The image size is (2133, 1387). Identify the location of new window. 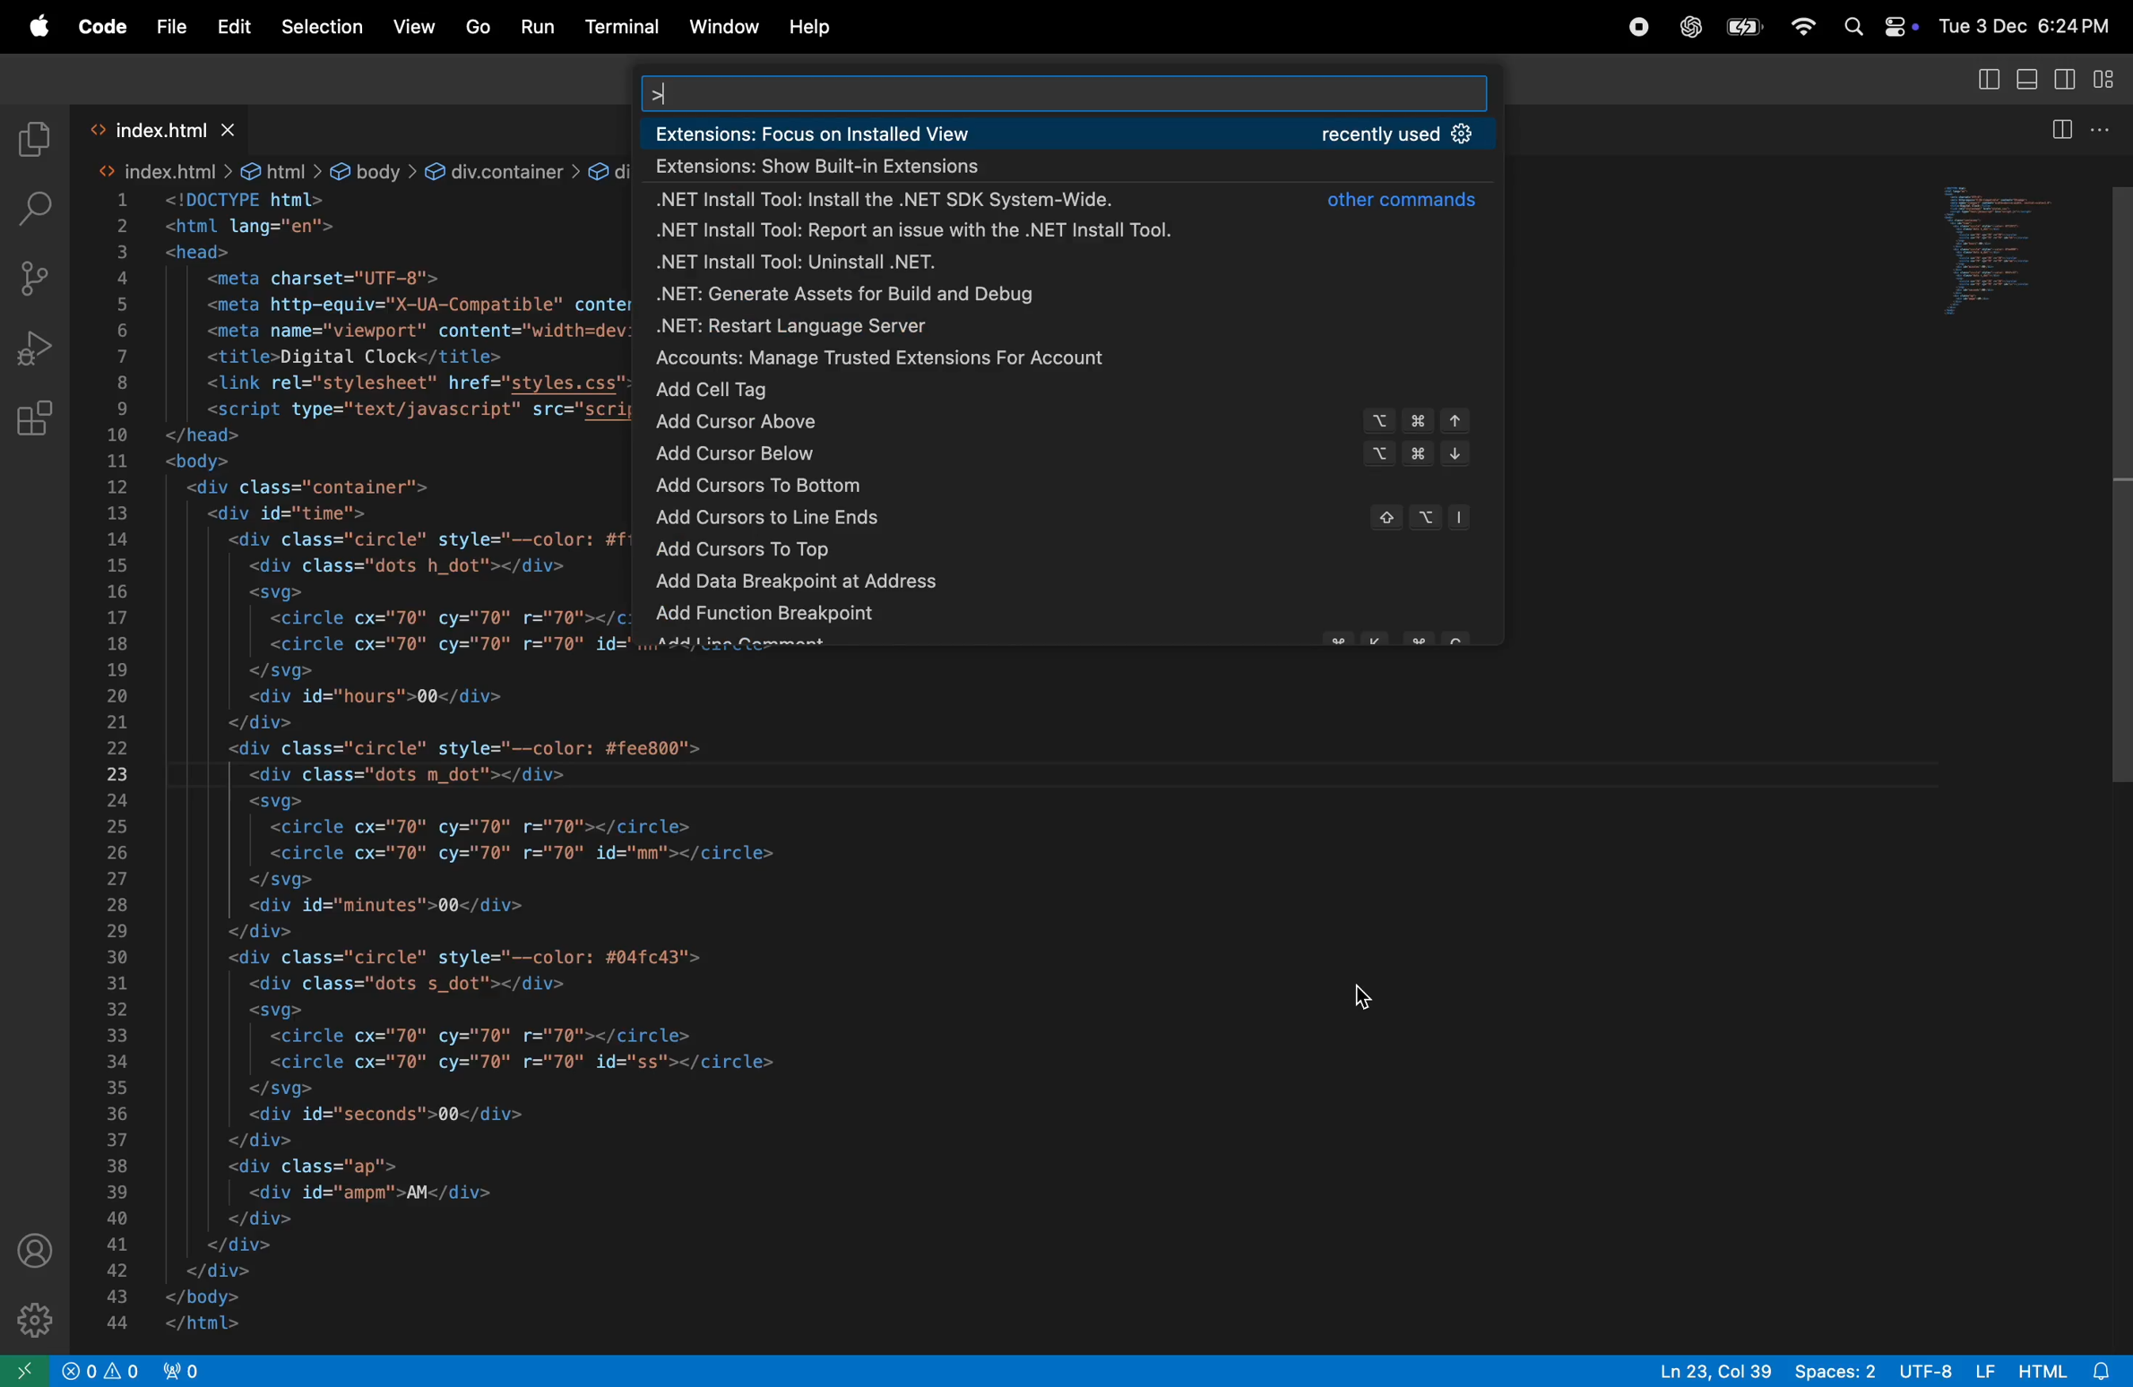
(22, 1370).